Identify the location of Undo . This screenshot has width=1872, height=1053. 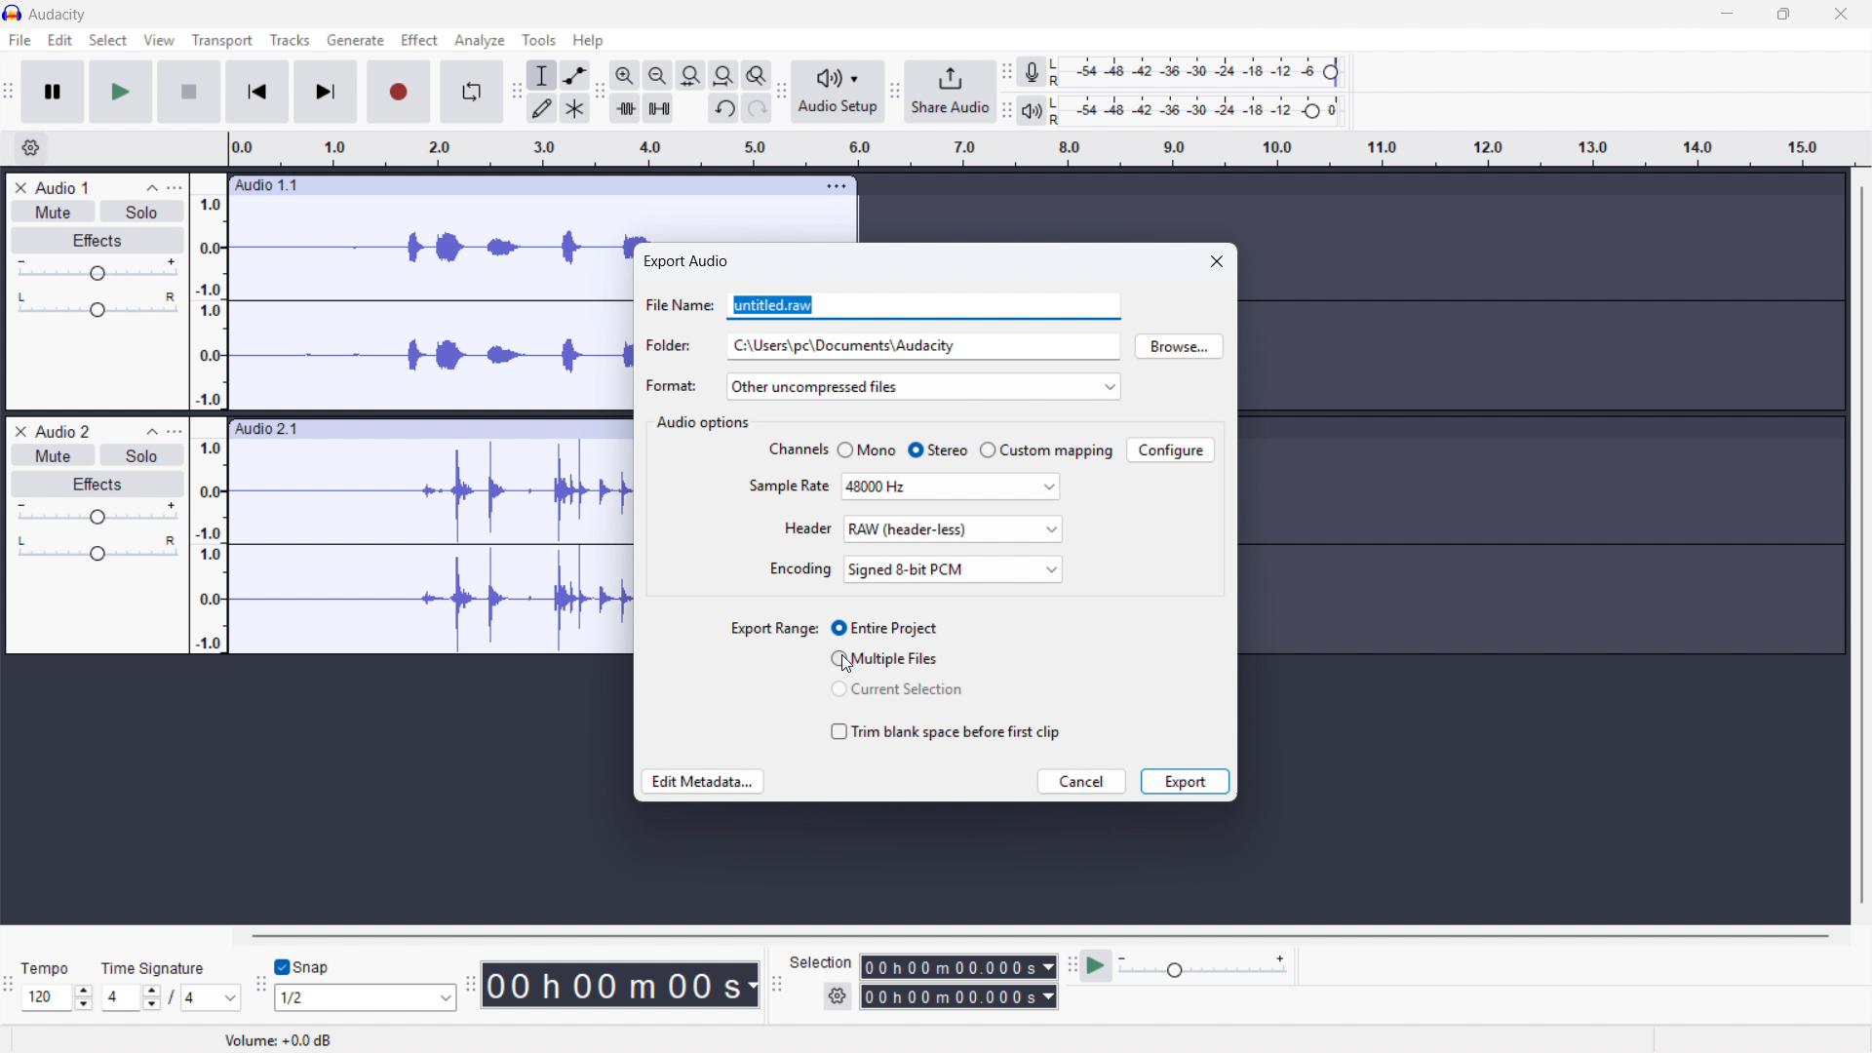
(725, 108).